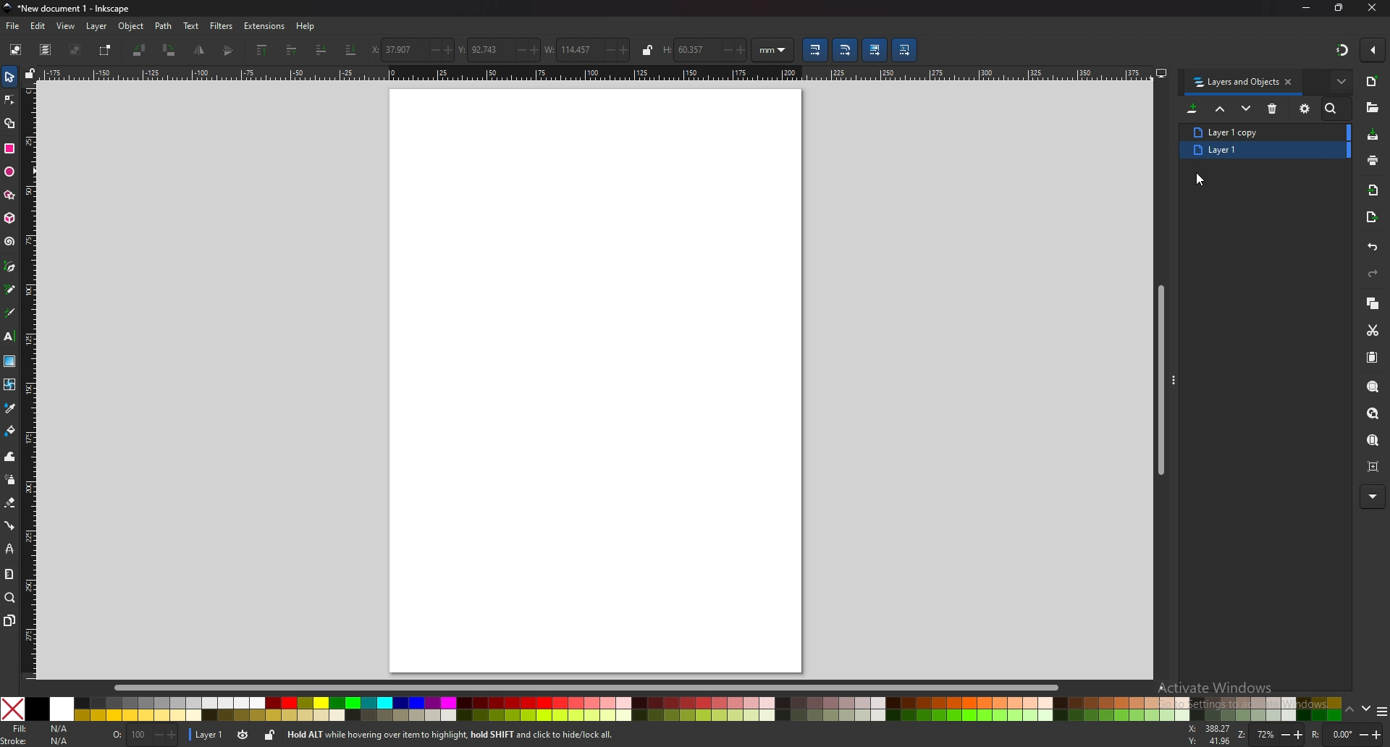 The image size is (1390, 747). I want to click on decrease, so click(430, 51).